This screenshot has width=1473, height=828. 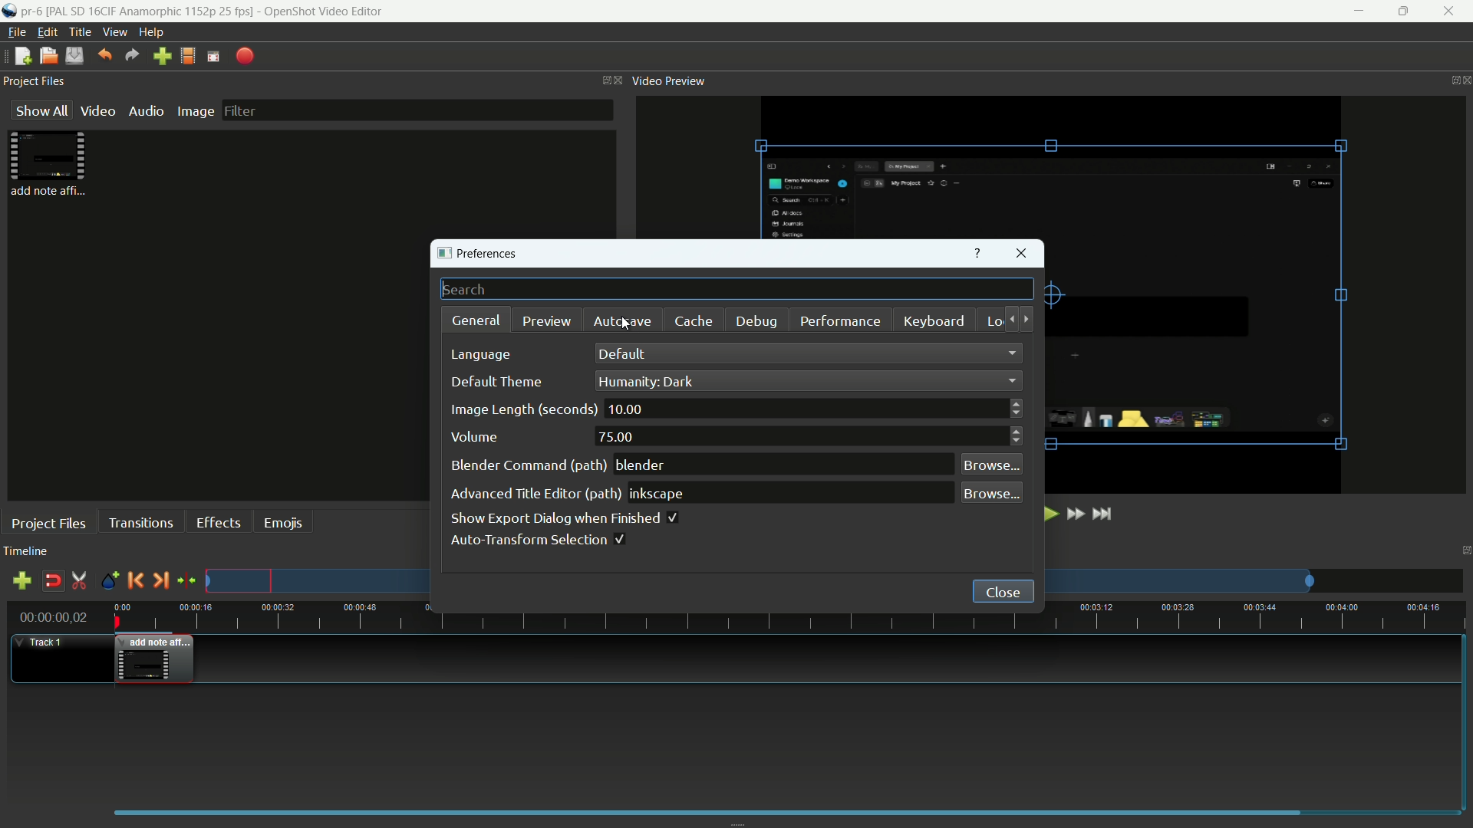 What do you see at coordinates (537, 540) in the screenshot?
I see `auto transform selection` at bounding box center [537, 540].